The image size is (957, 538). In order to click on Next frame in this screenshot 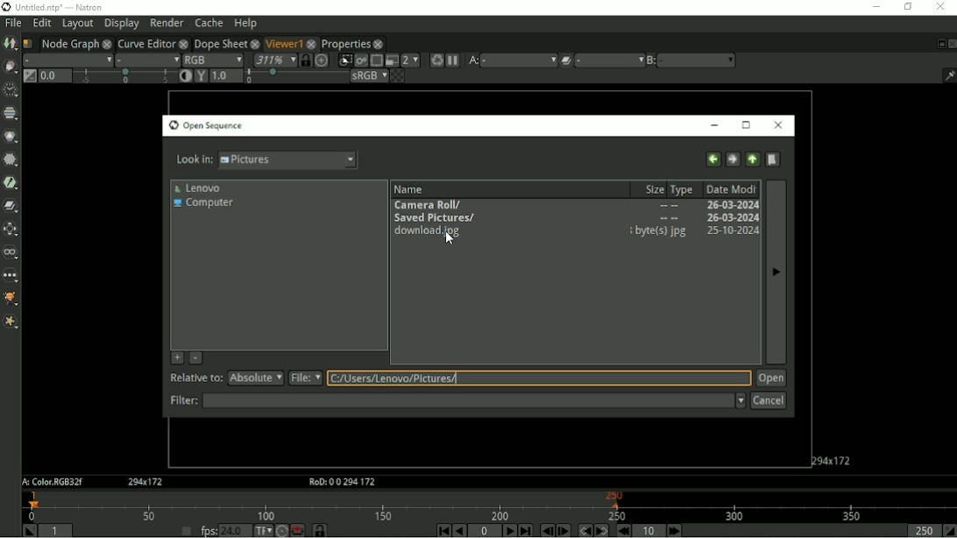, I will do `click(564, 530)`.